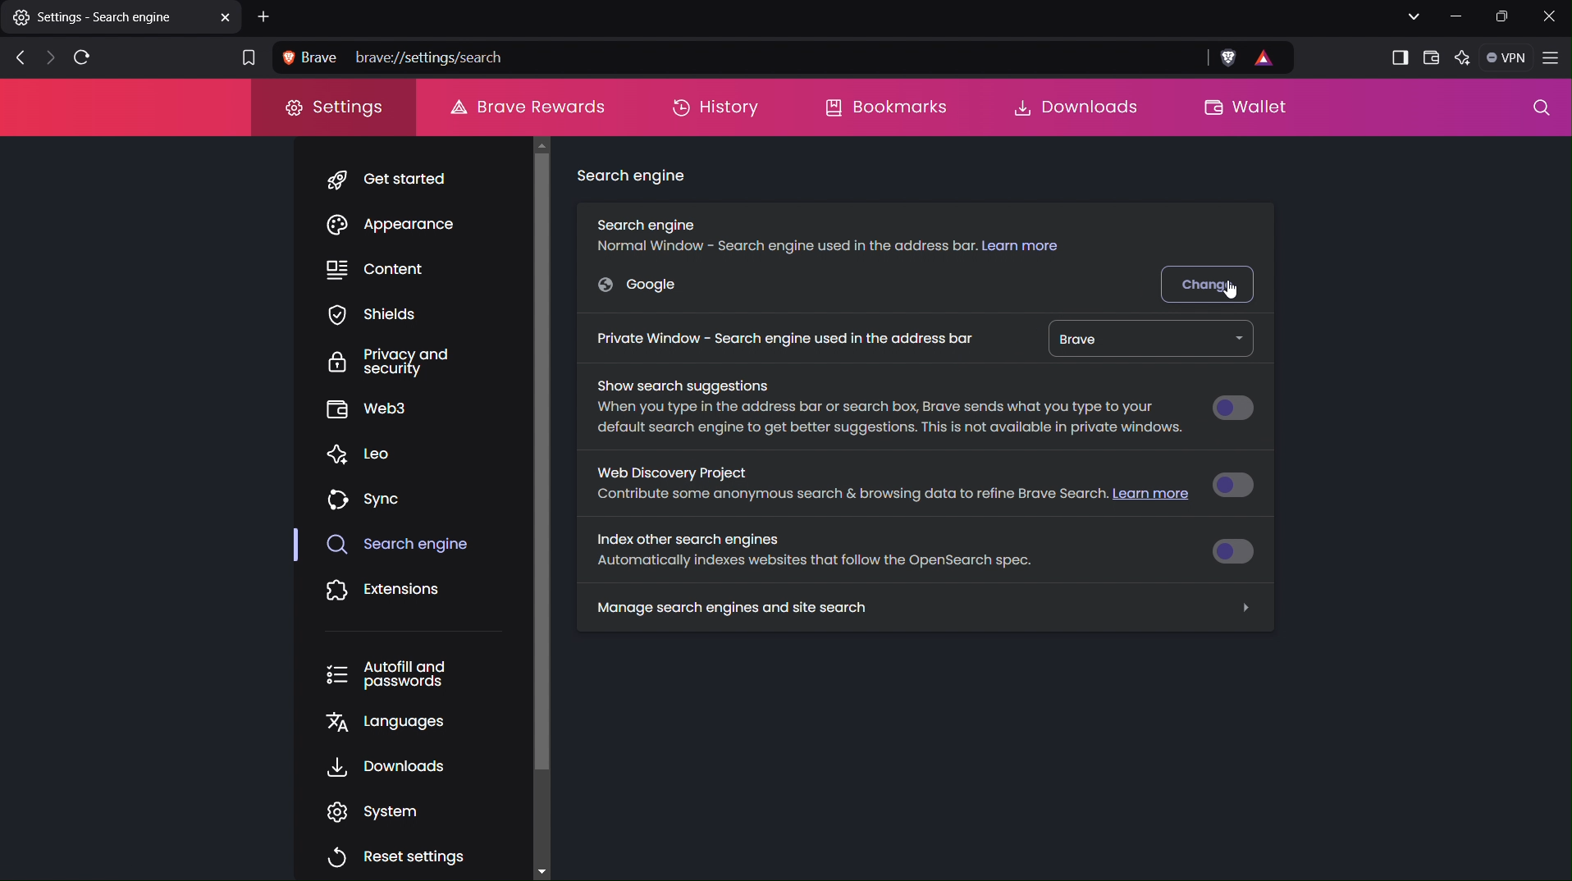  What do you see at coordinates (400, 545) in the screenshot?
I see `Search Engine (selected)` at bounding box center [400, 545].